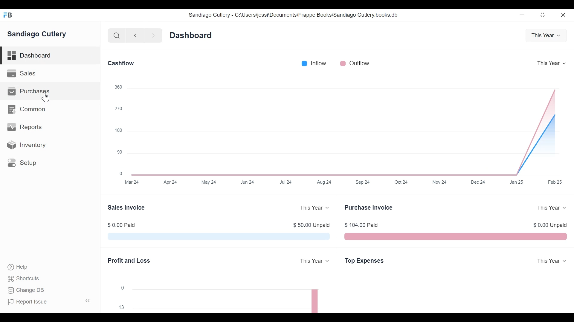 This screenshot has height=322, width=574. I want to click on $ 50.00 Unpaid, so click(312, 225).